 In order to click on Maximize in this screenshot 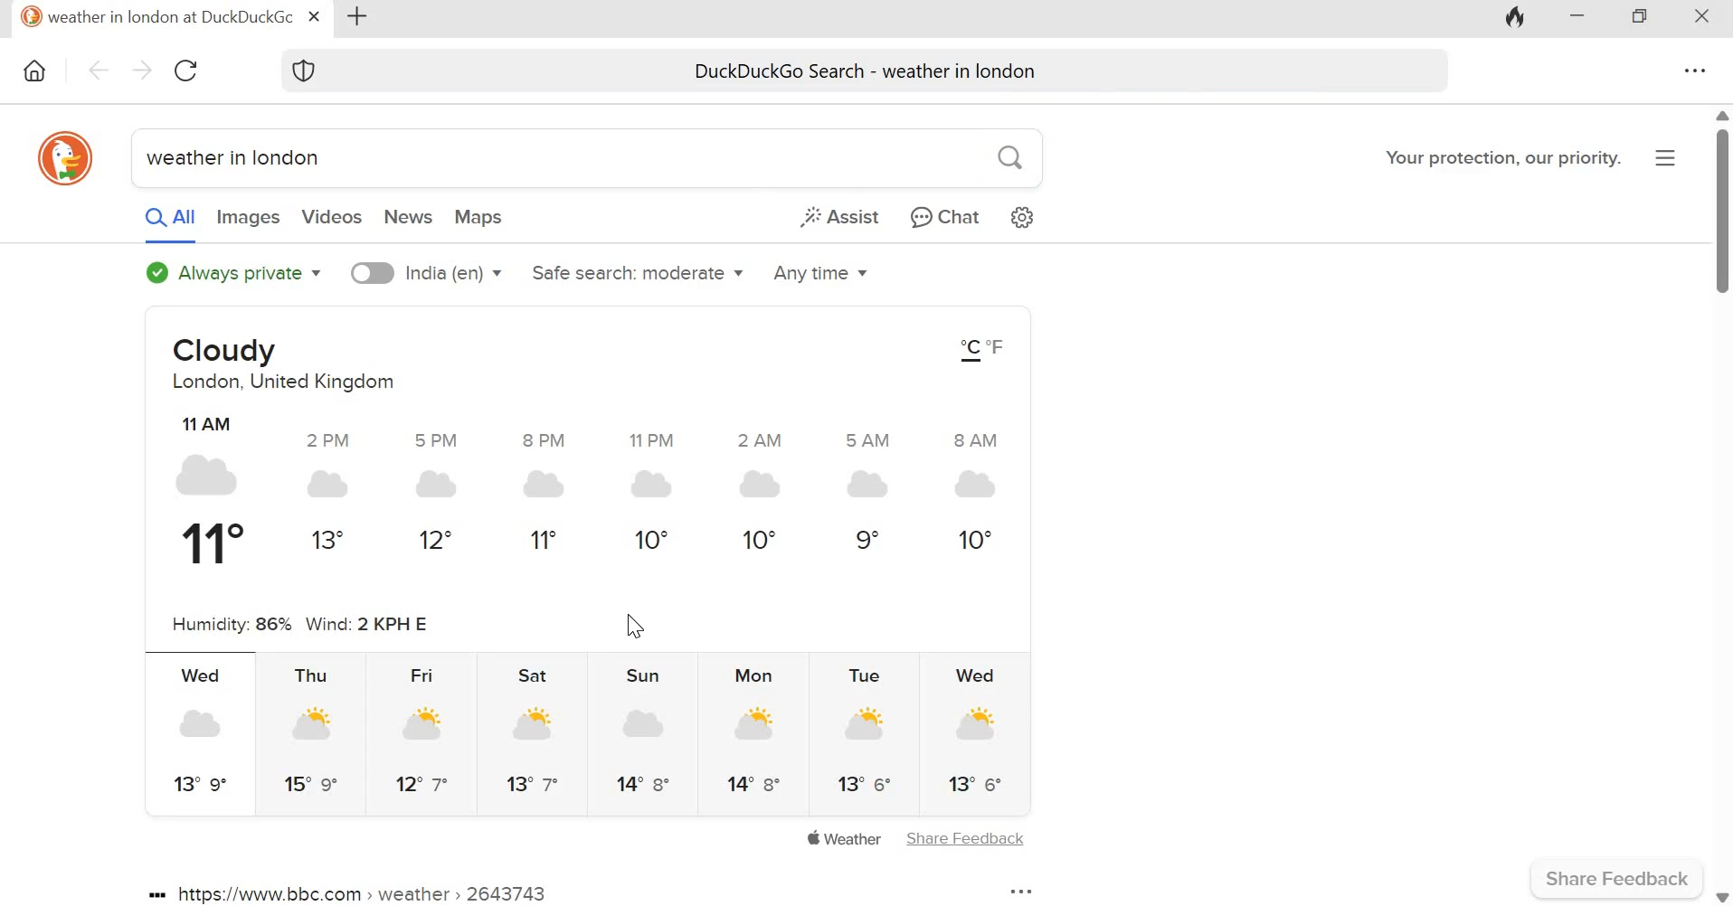, I will do `click(1642, 16)`.